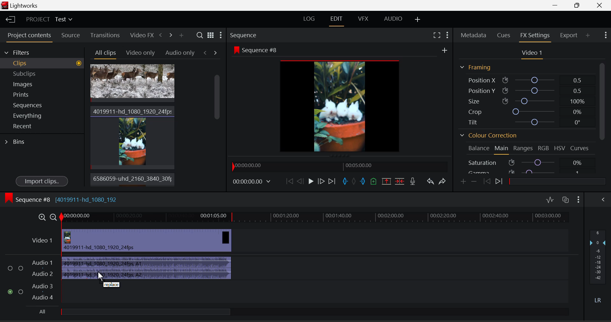 This screenshot has width=611, height=322. Describe the element at coordinates (578, 5) in the screenshot. I see `Minimize` at that location.